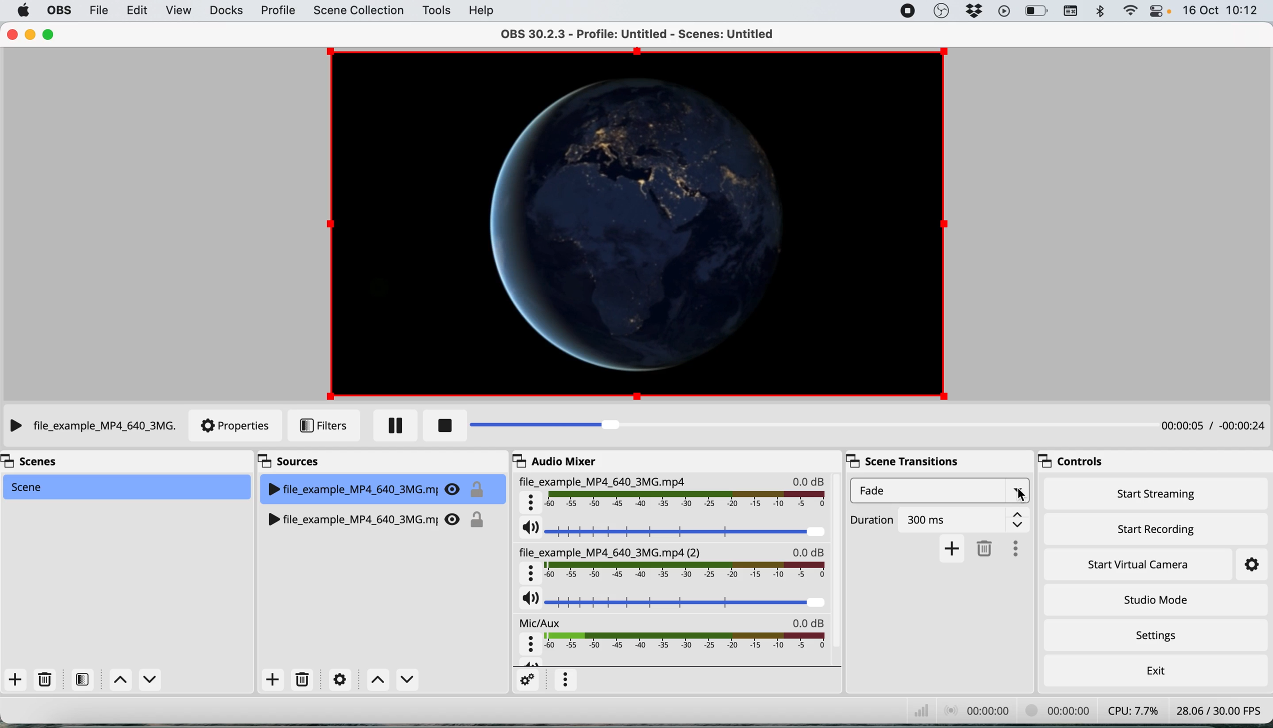 Image resolution: width=1273 pixels, height=728 pixels. I want to click on more options, so click(1014, 548).